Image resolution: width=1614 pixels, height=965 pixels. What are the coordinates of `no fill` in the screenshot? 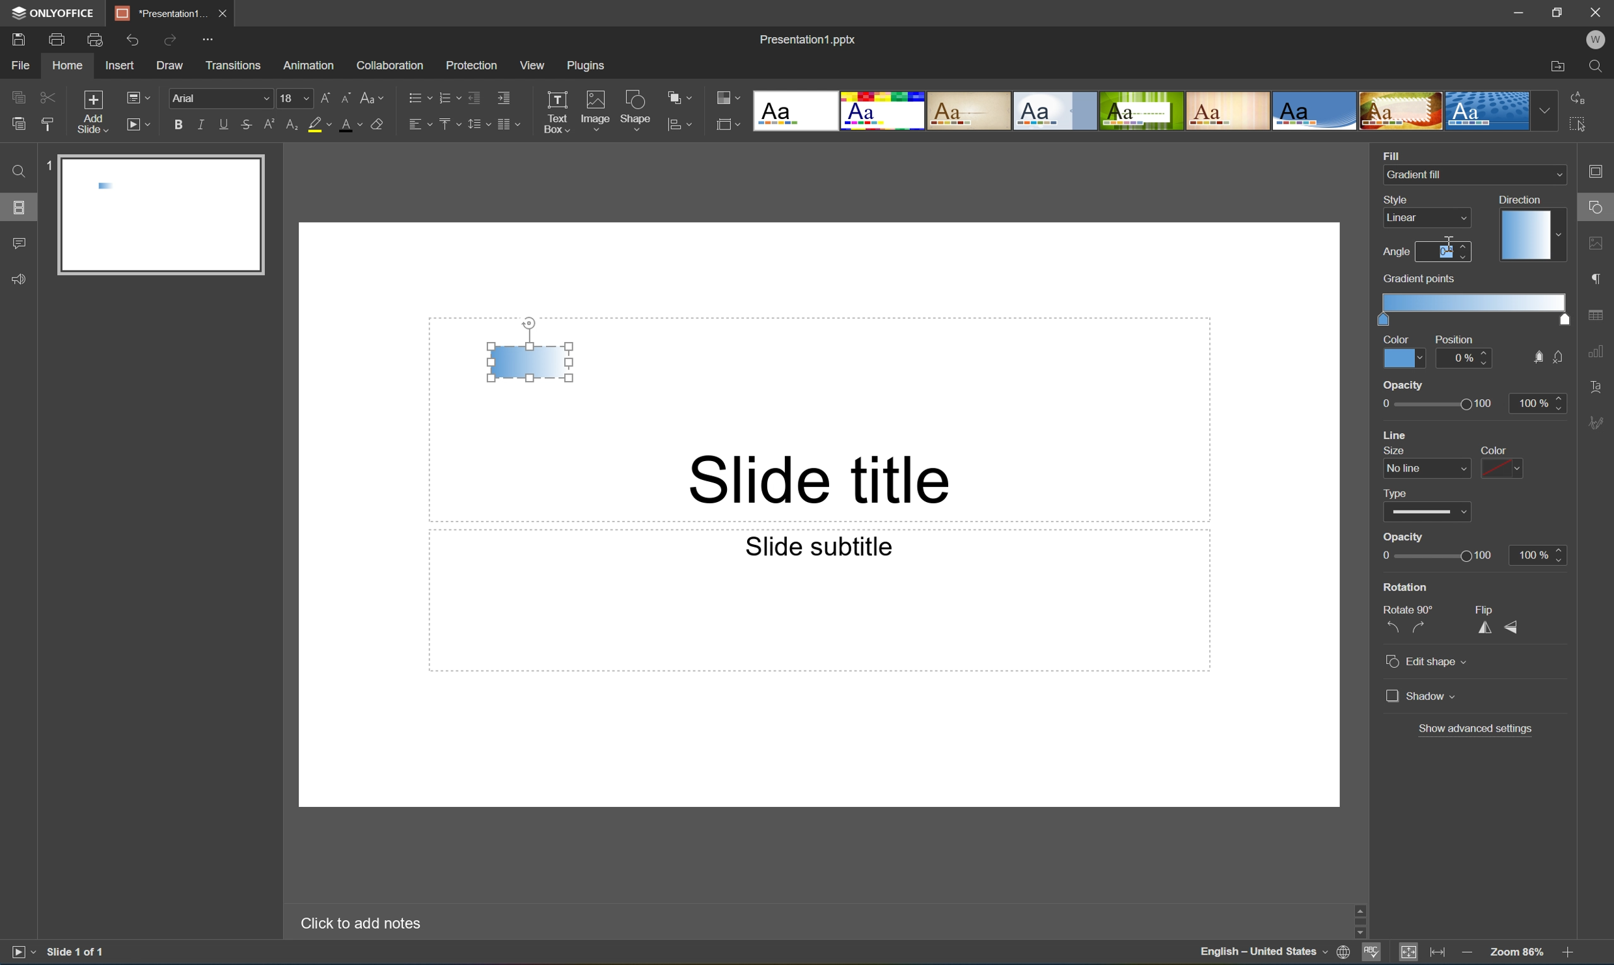 It's located at (1559, 358).